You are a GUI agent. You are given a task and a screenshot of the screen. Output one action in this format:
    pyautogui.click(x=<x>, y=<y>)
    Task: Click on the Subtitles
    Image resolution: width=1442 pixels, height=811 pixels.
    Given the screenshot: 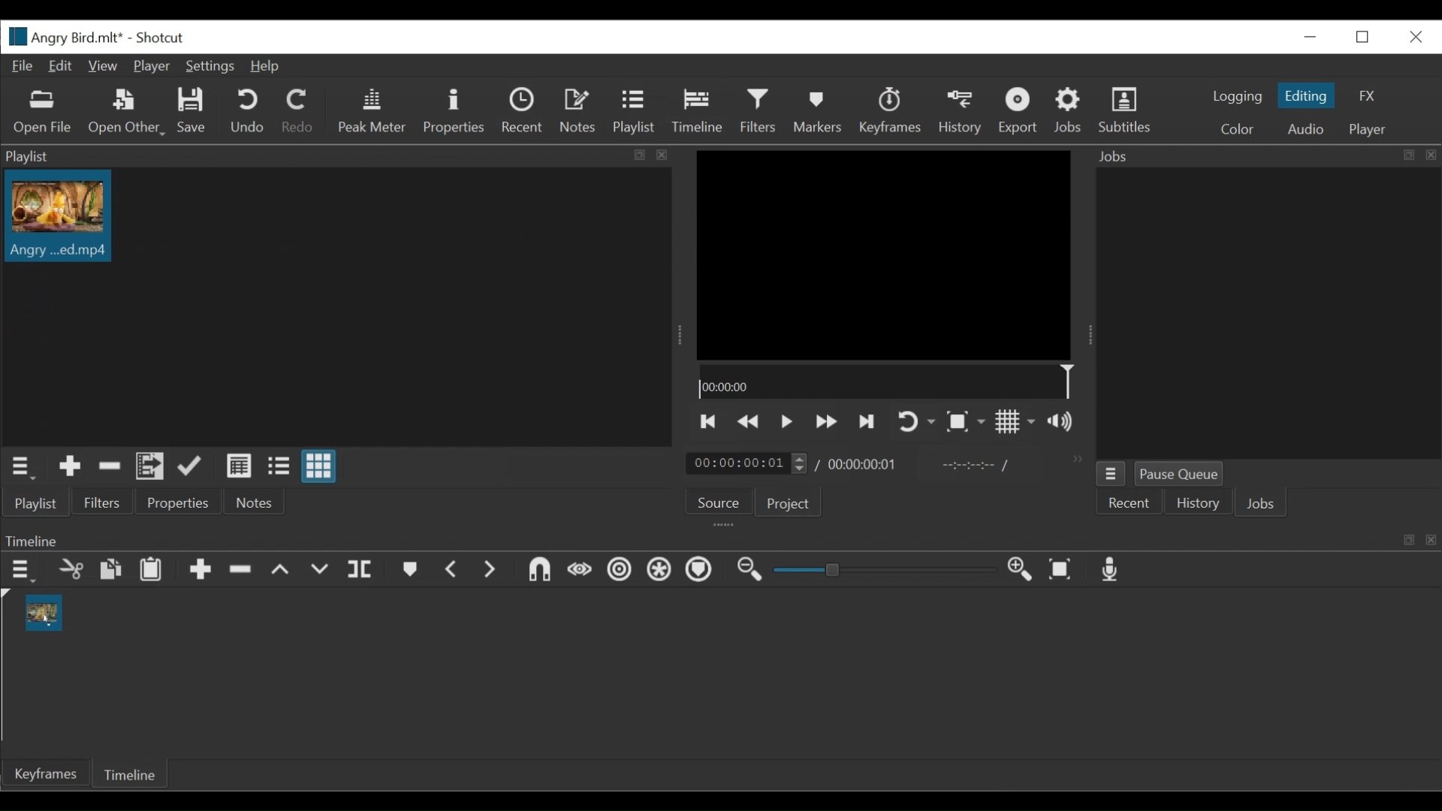 What is the action you would take?
    pyautogui.click(x=1129, y=113)
    